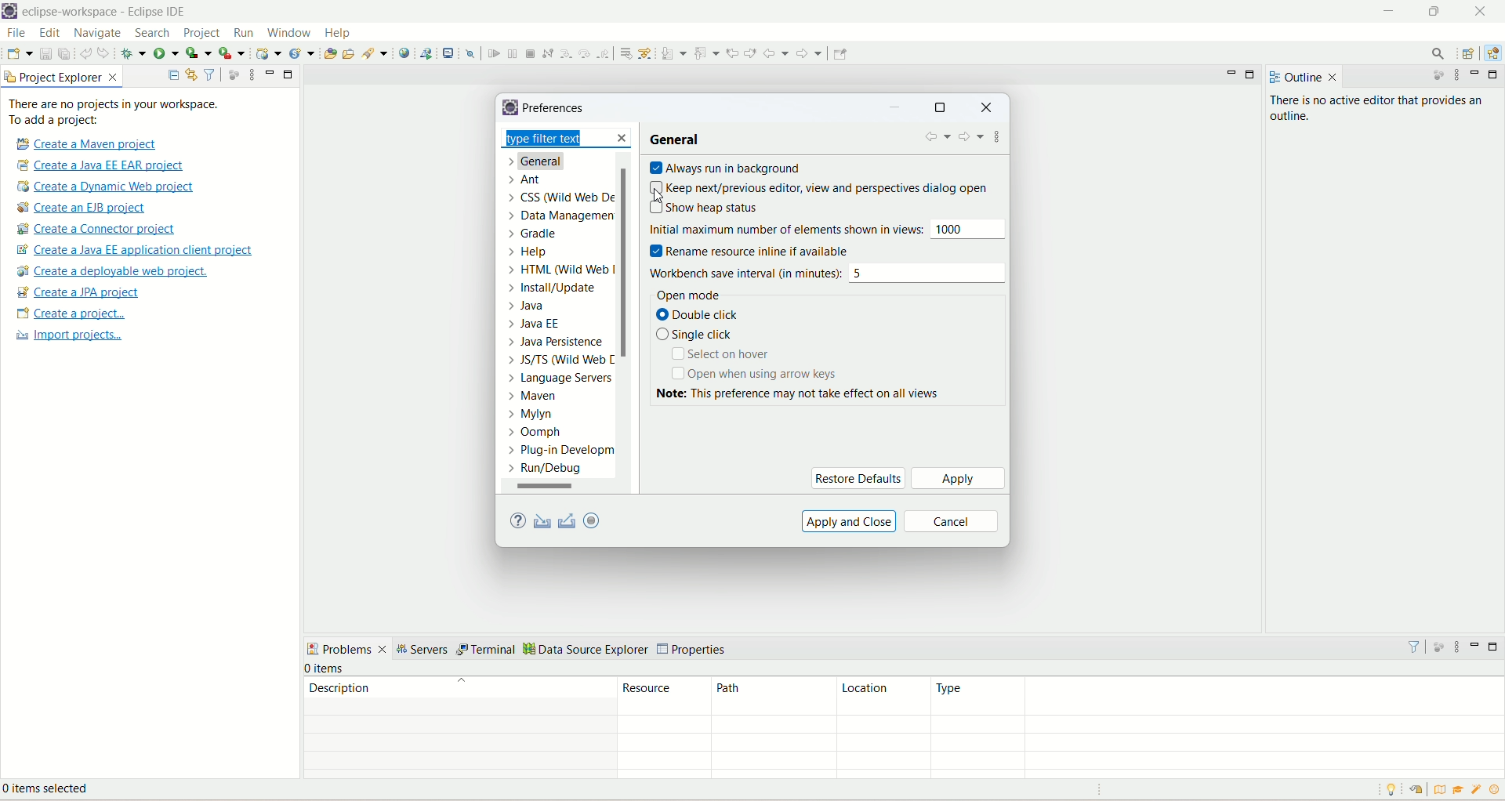 The height and width of the screenshot is (801, 1505). I want to click on ant, so click(524, 180).